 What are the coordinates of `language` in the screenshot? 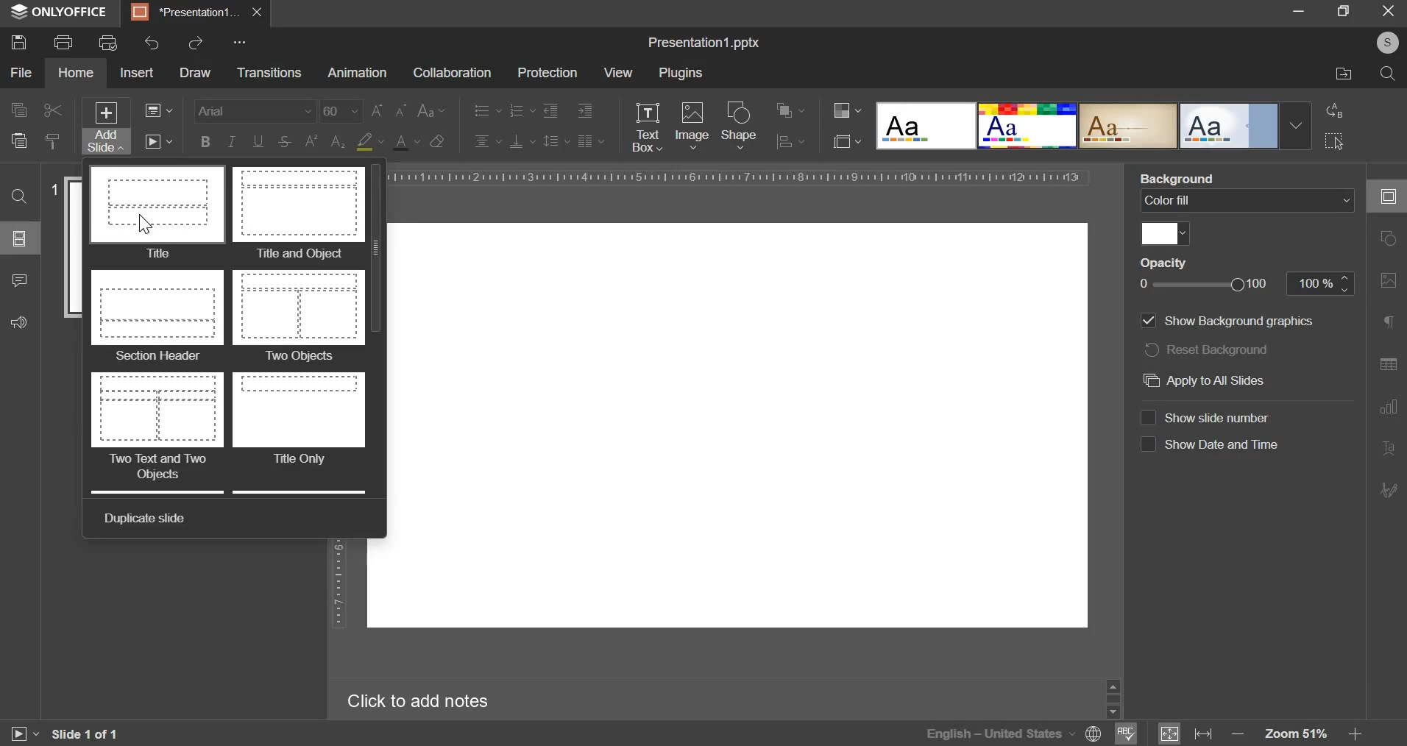 It's located at (999, 733).